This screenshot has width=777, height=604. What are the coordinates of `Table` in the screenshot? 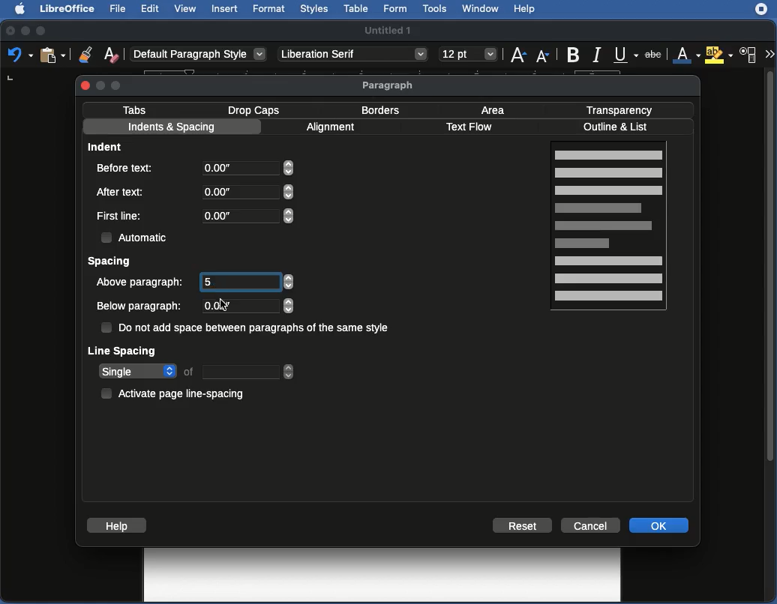 It's located at (356, 9).